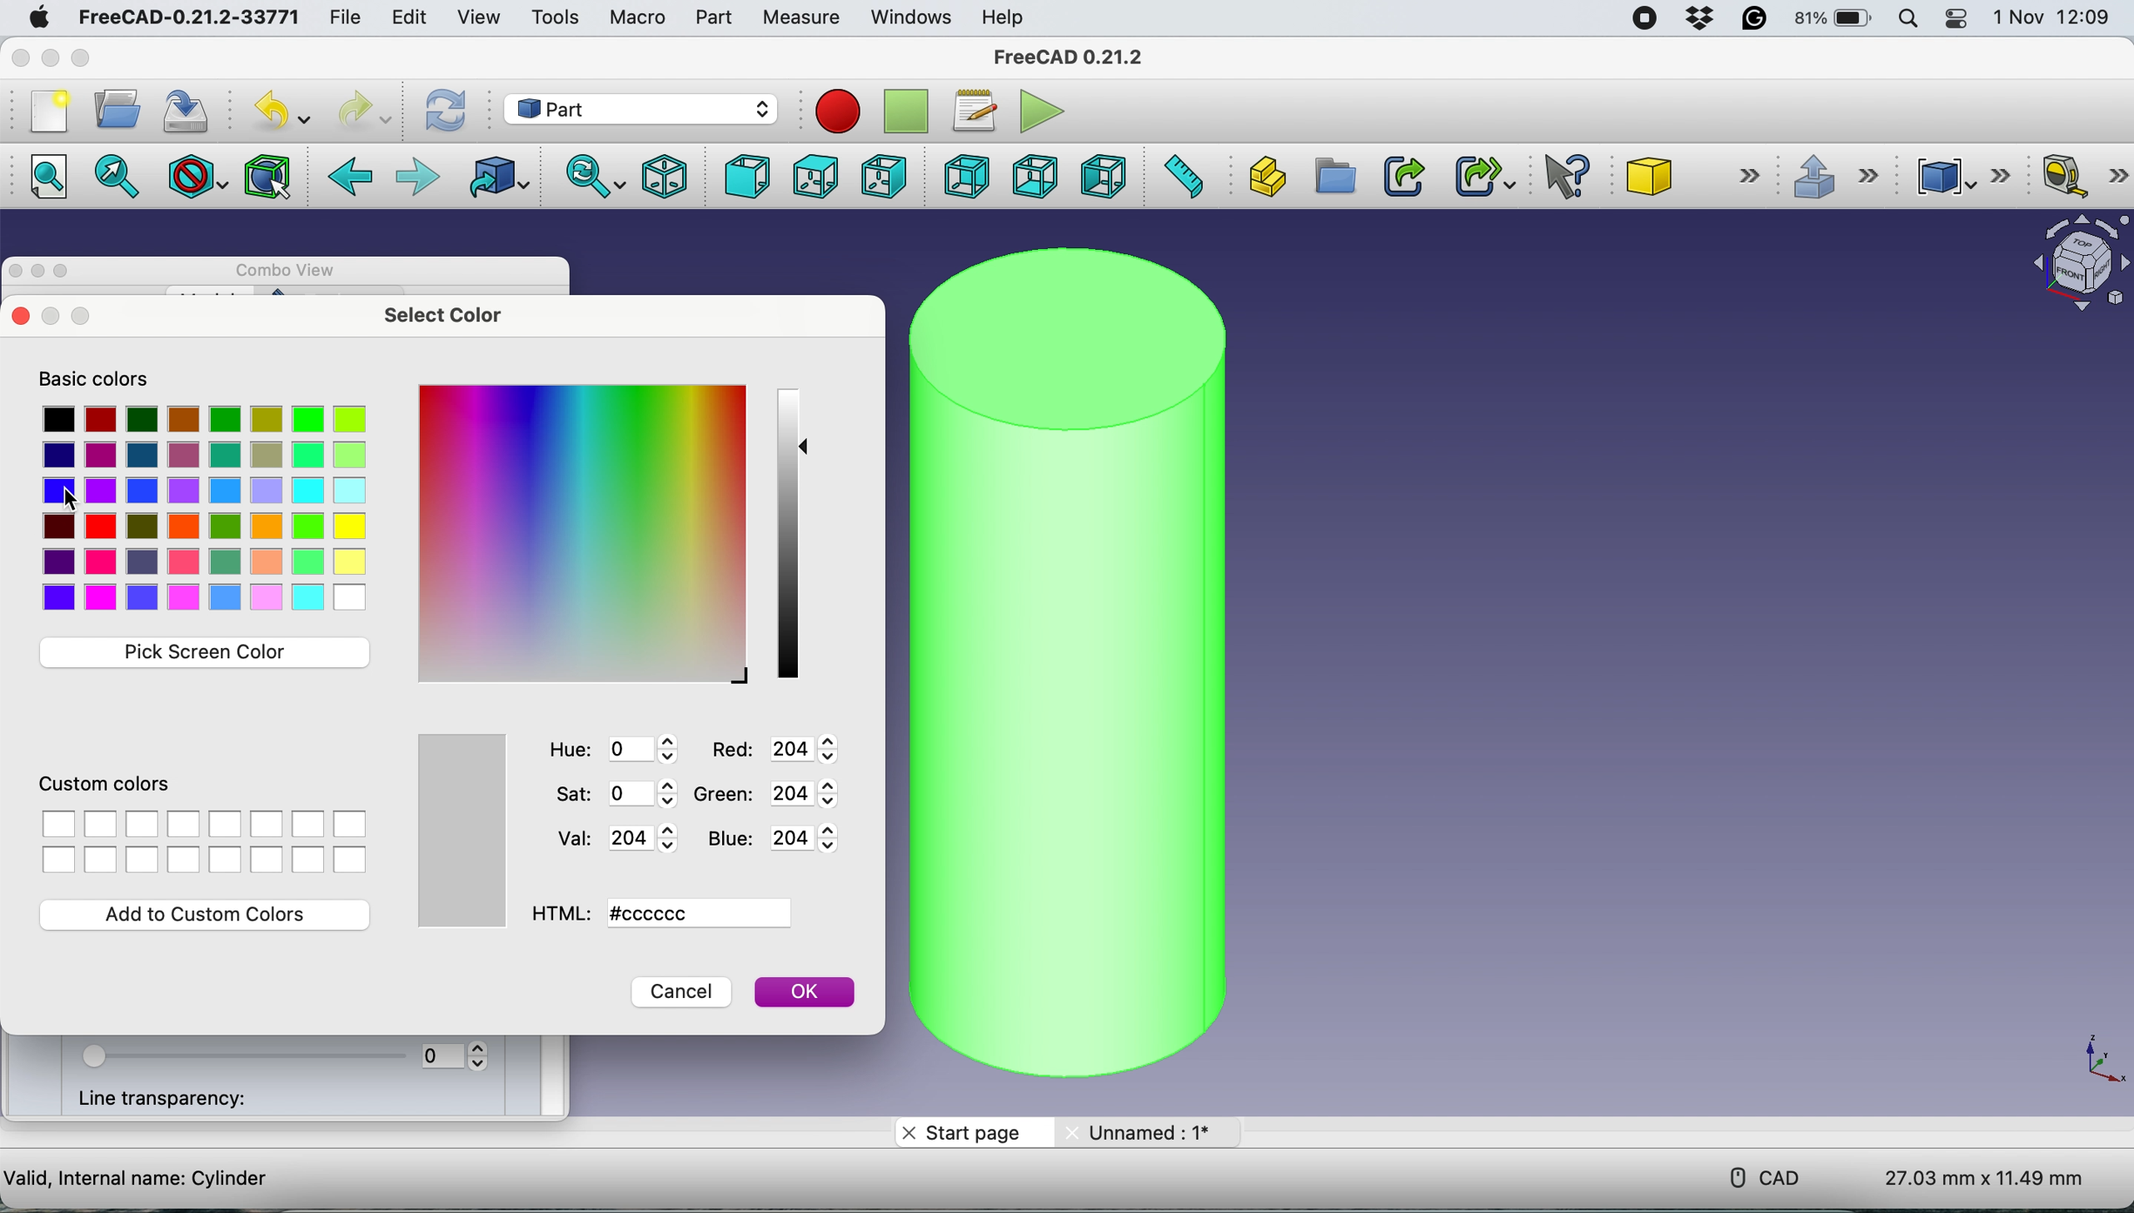  What do you see at coordinates (292, 268) in the screenshot?
I see `combo view` at bounding box center [292, 268].